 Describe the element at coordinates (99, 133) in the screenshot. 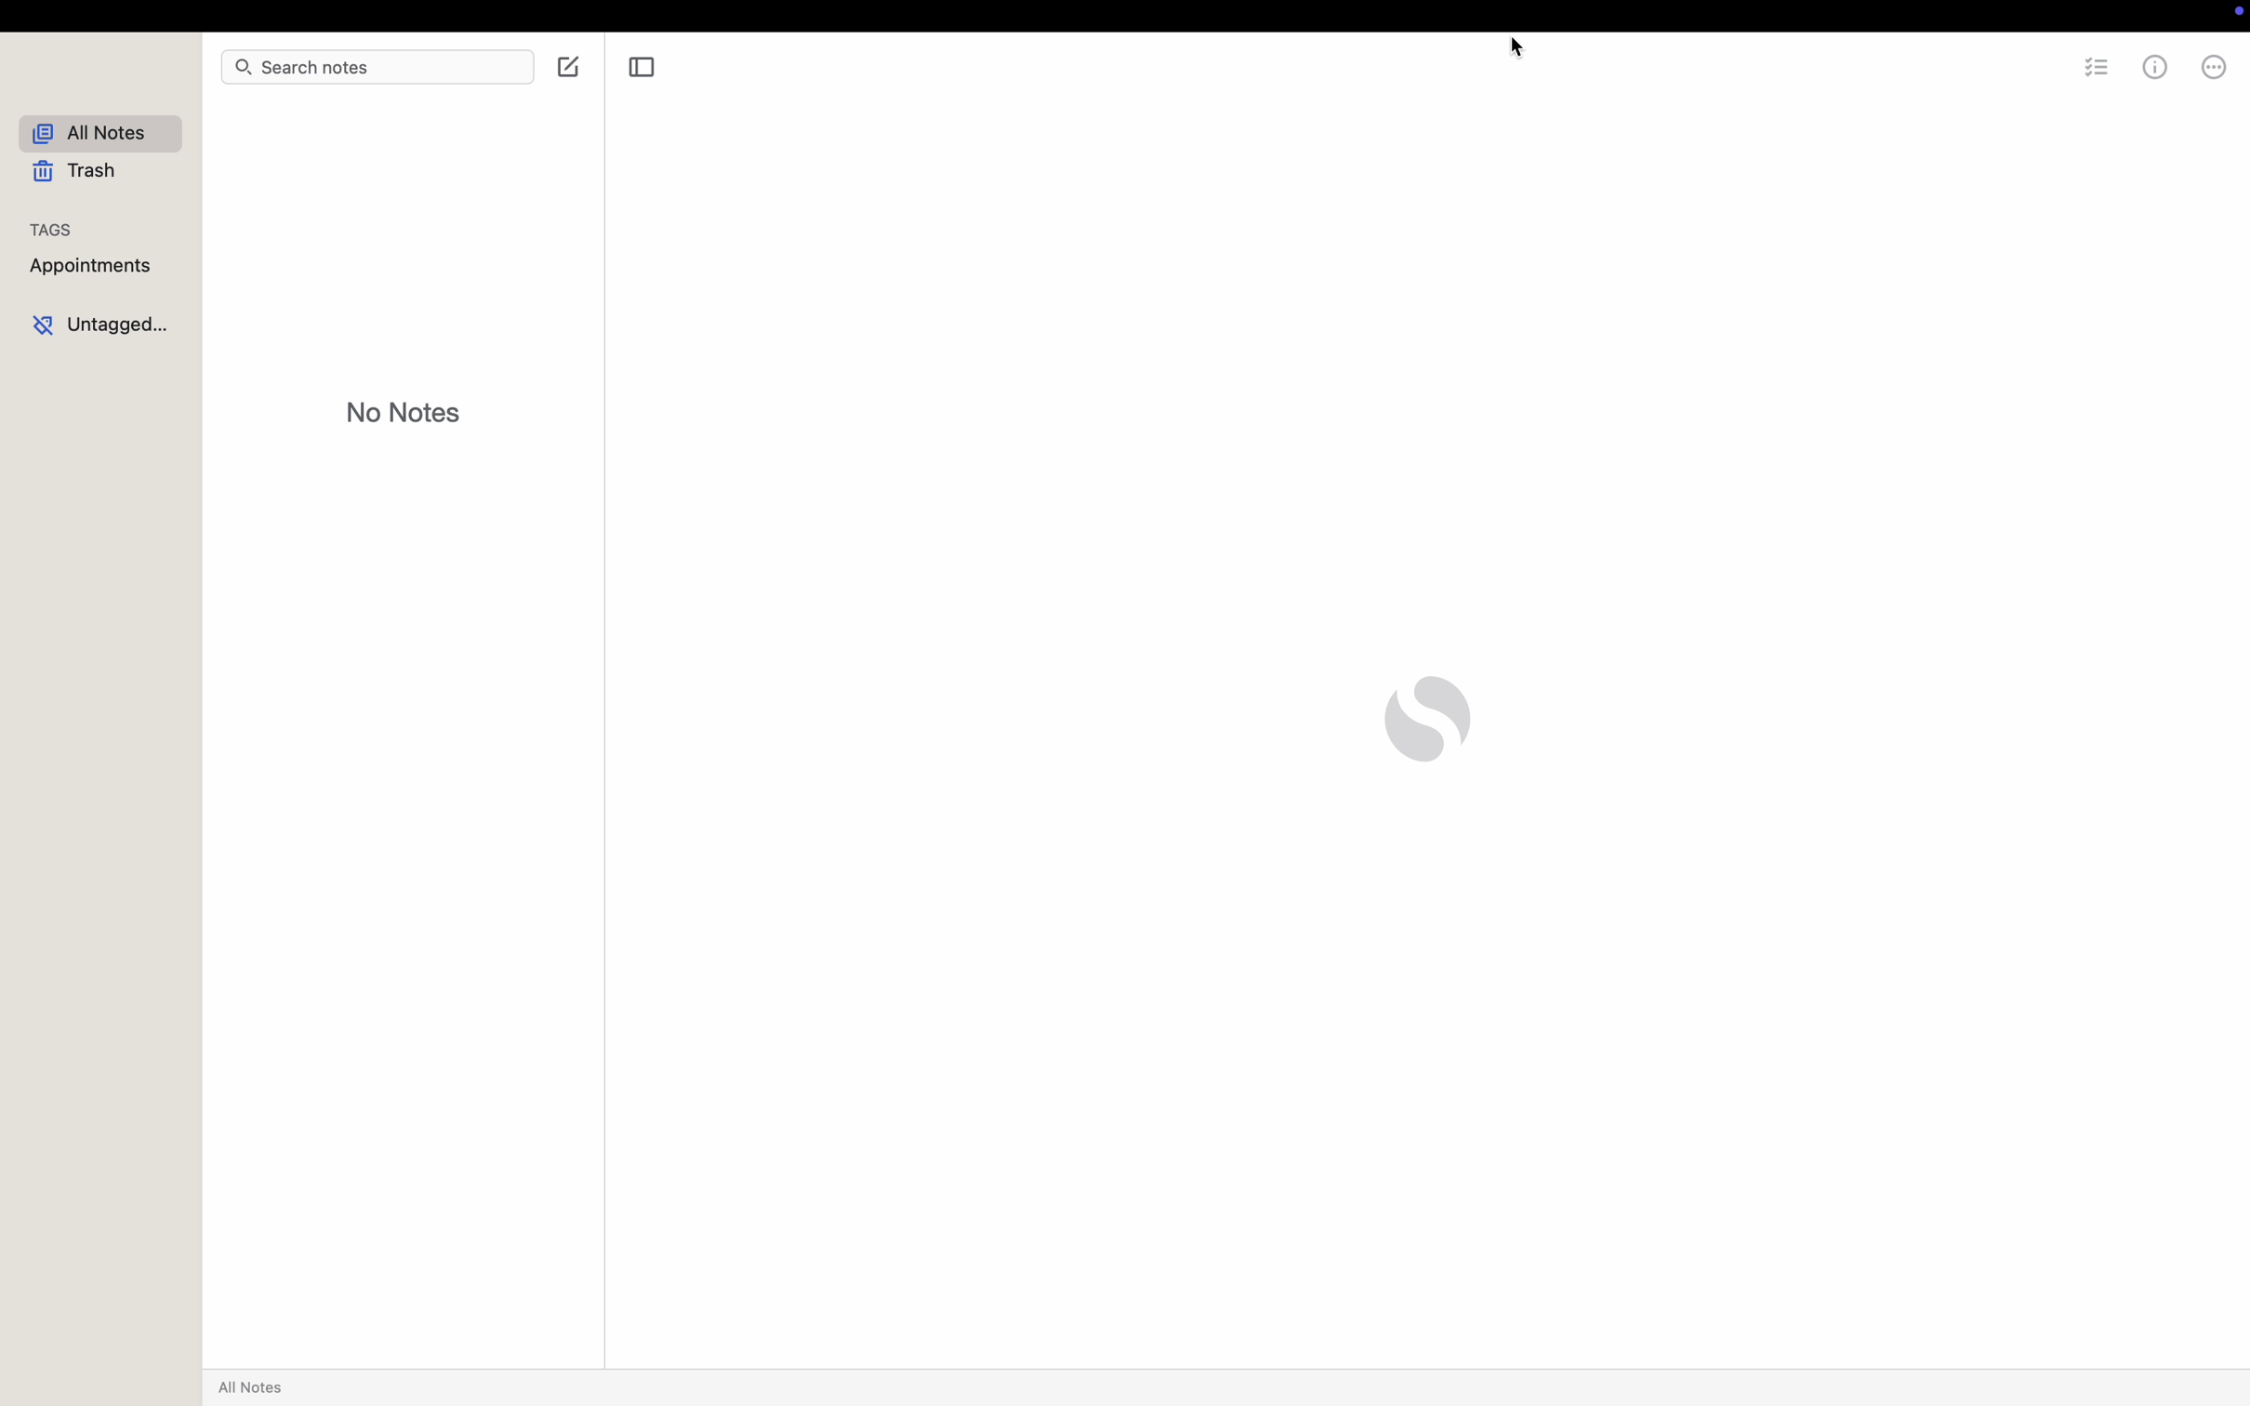

I see `all notes` at that location.